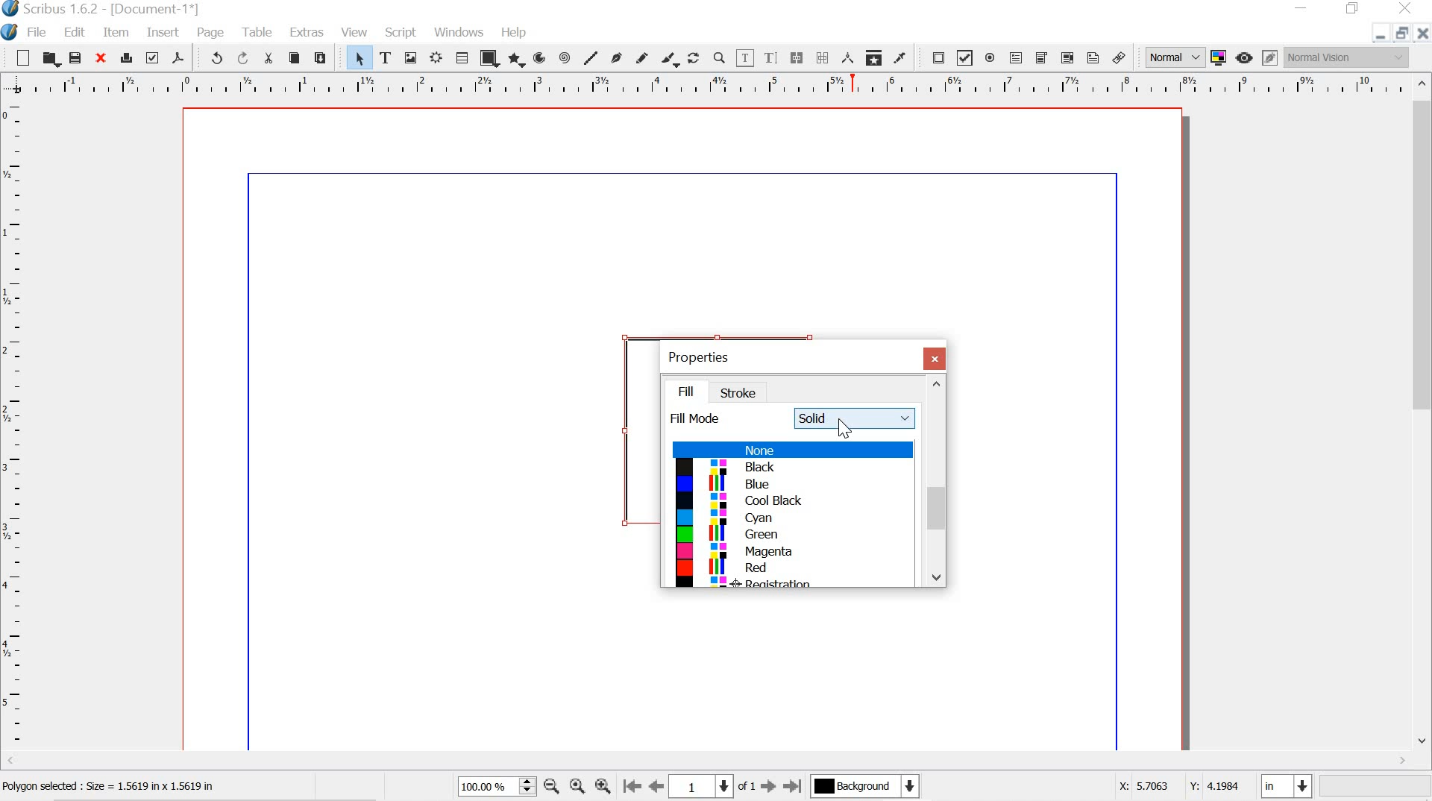  I want to click on go to last page, so click(793, 787).